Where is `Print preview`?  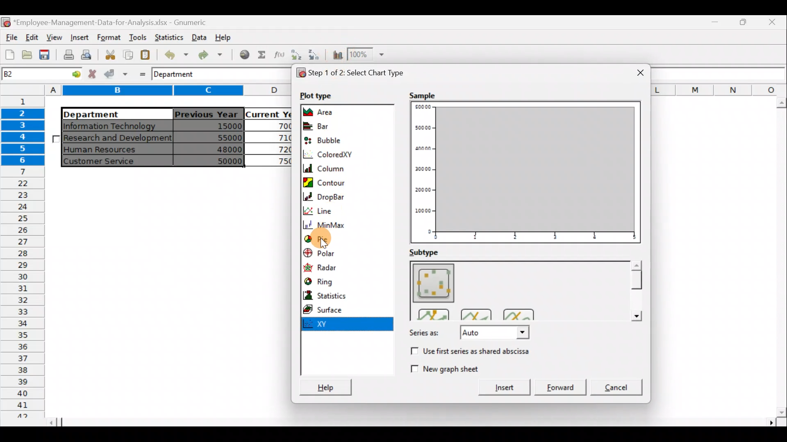
Print preview is located at coordinates (88, 54).